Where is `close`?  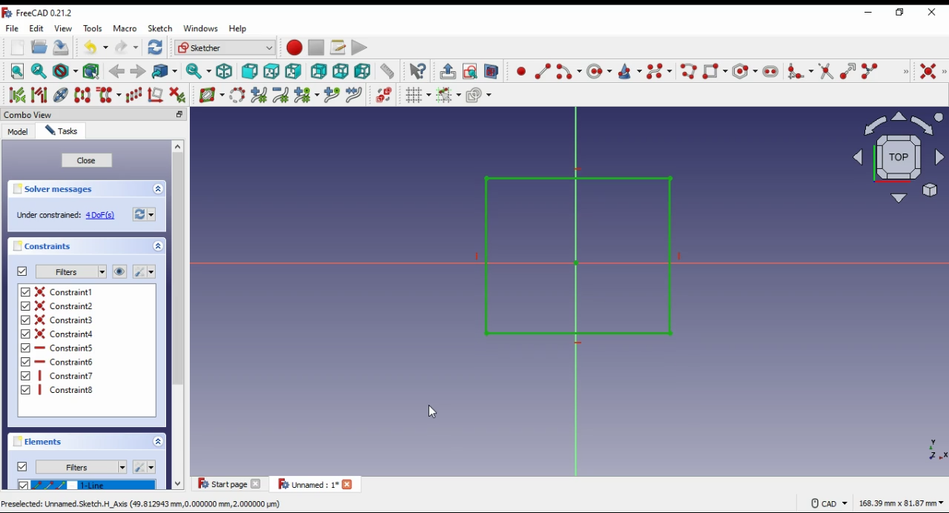
close is located at coordinates (87, 161).